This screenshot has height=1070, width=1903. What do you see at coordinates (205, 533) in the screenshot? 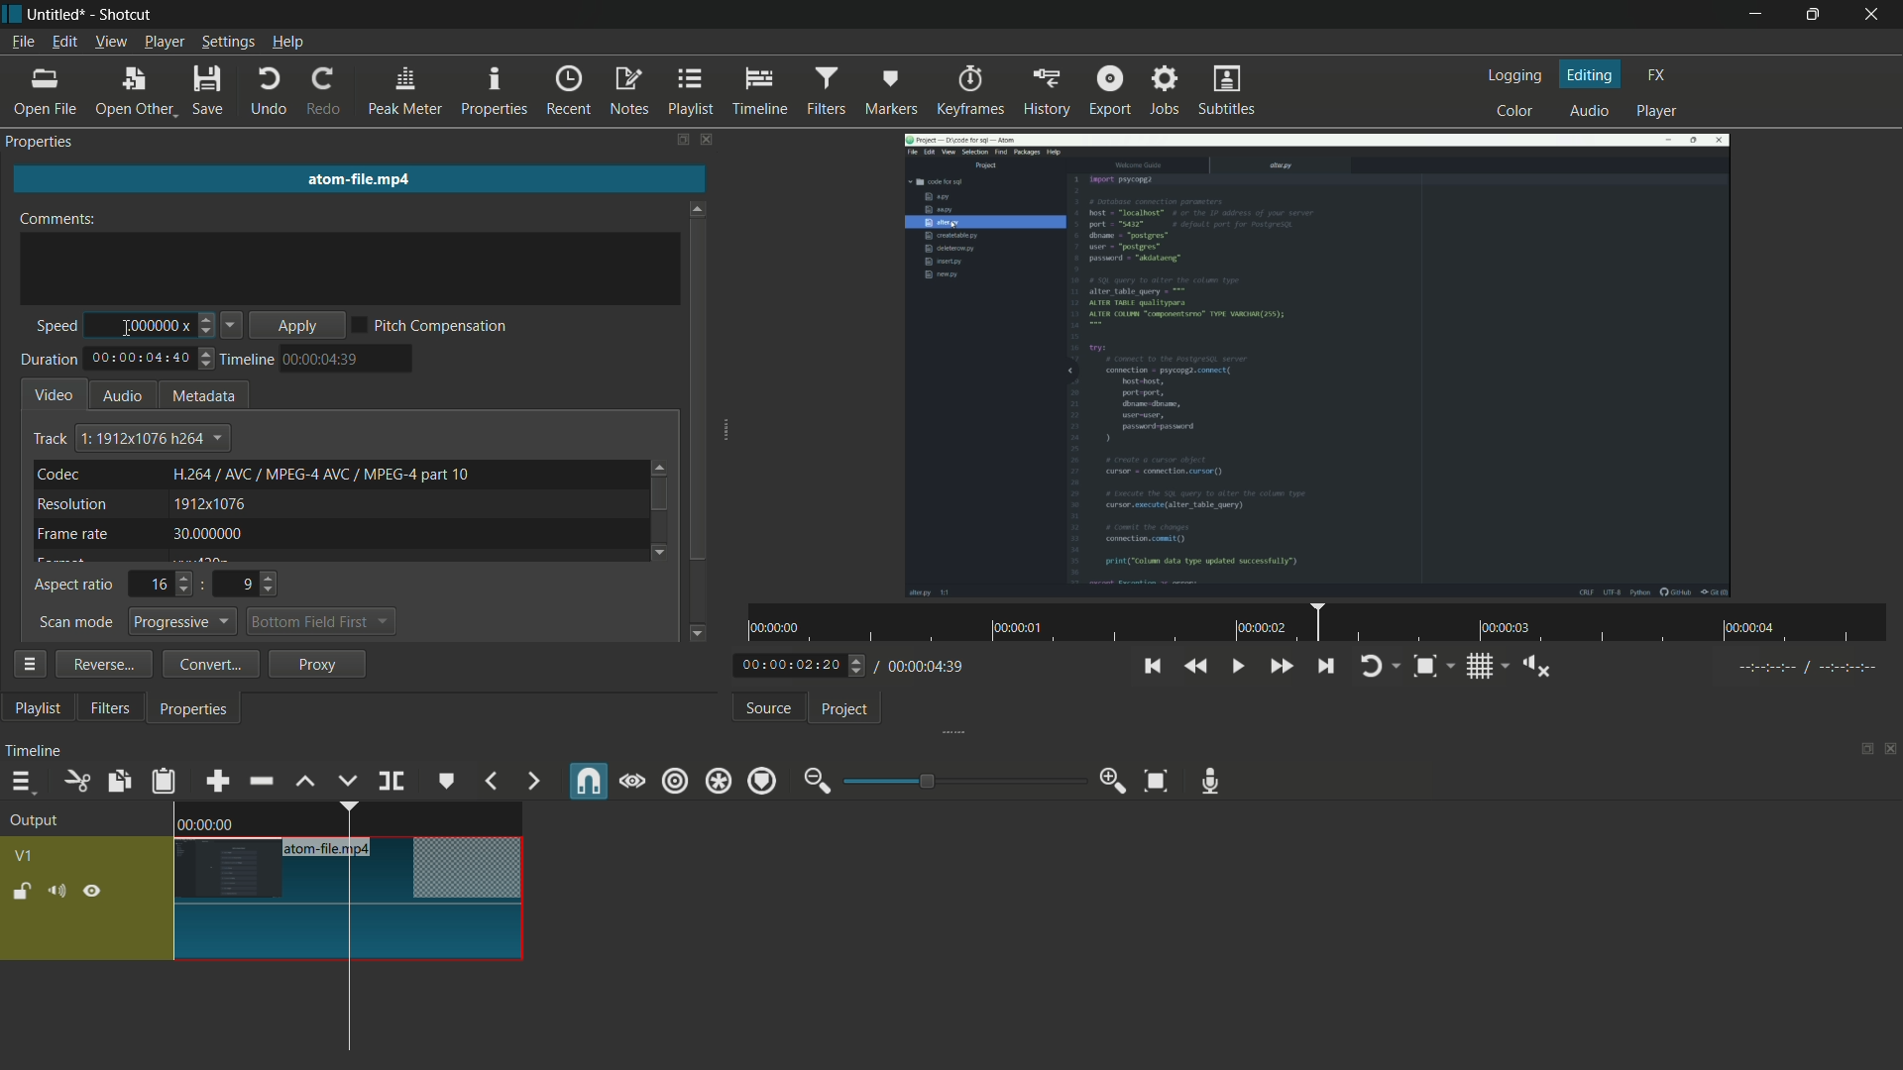
I see `30` at bounding box center [205, 533].